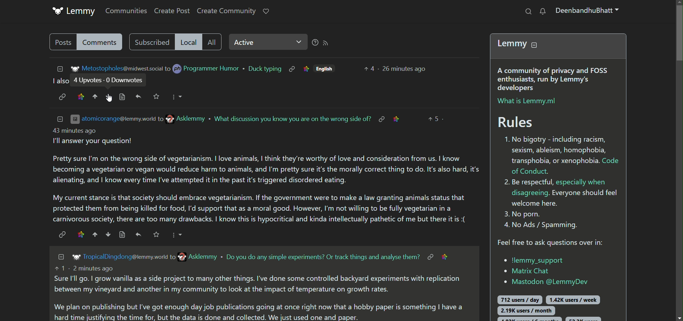 The height and width of the screenshot is (321, 683). I want to click on signal, so click(323, 42).